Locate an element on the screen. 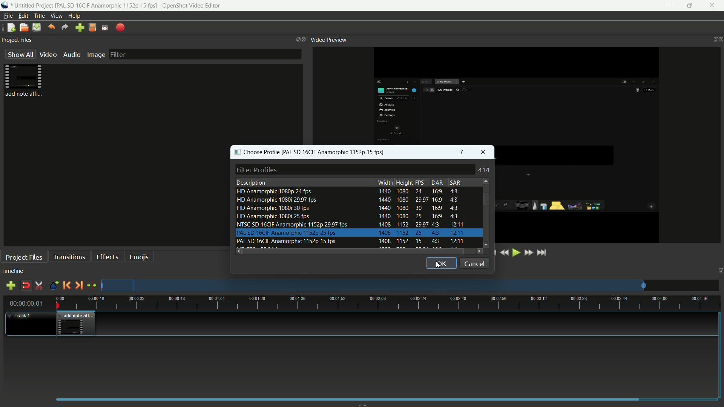  app icon is located at coordinates (6, 5).